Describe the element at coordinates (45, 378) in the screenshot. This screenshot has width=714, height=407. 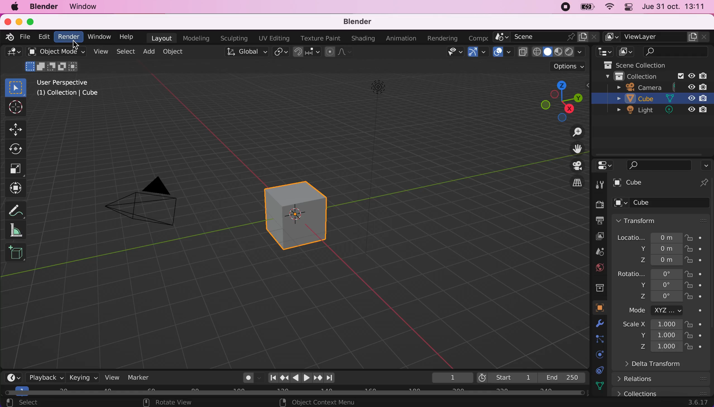
I see `playback` at that location.